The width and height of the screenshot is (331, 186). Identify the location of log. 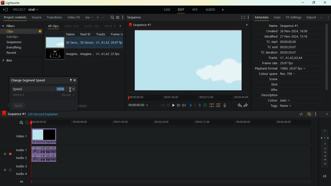
(168, 10).